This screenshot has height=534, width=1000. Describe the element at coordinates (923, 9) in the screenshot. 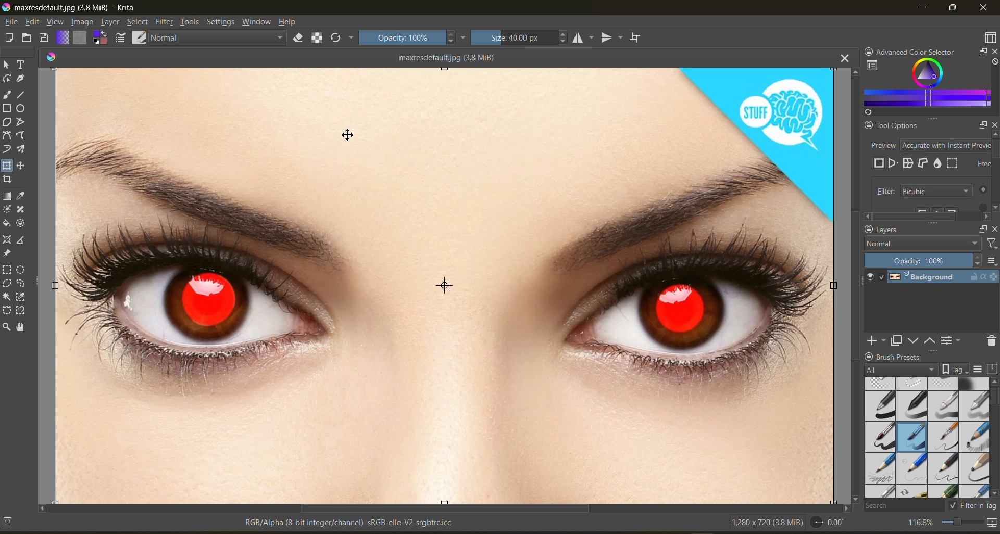

I see `minimize` at that location.